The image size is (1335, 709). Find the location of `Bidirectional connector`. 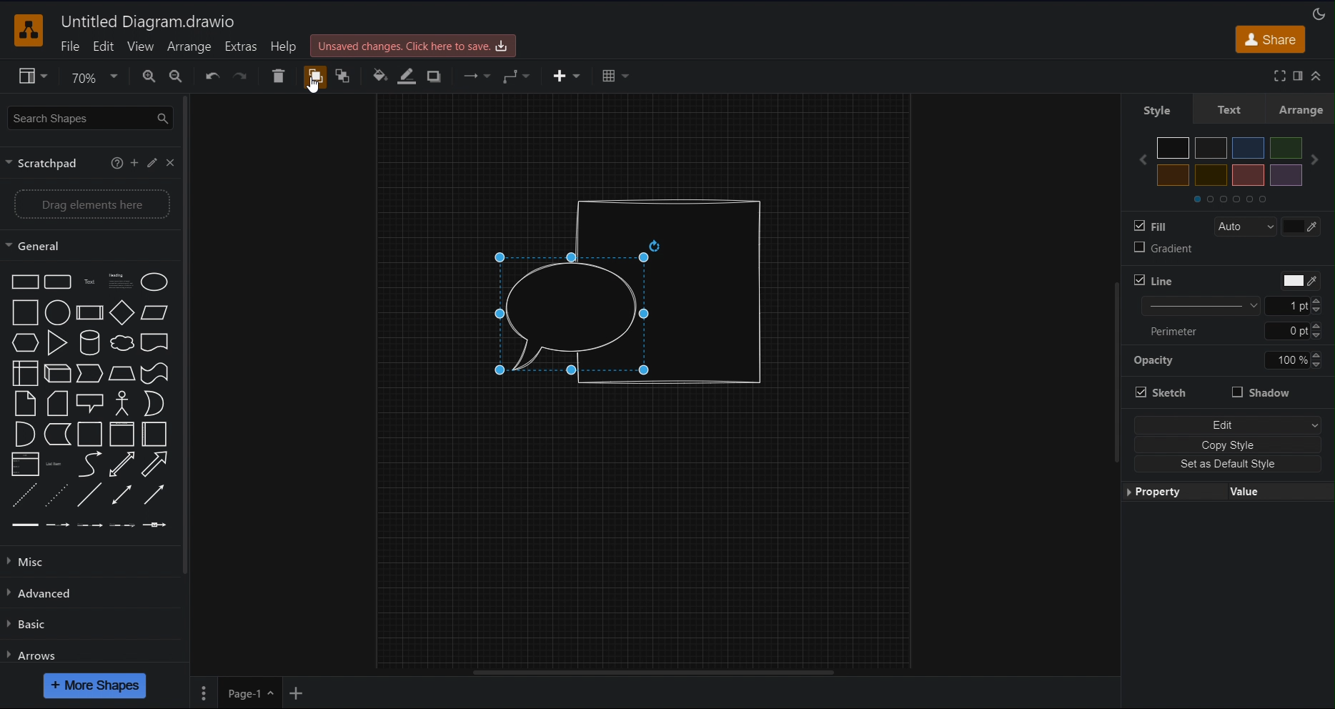

Bidirectional connector is located at coordinates (122, 495).